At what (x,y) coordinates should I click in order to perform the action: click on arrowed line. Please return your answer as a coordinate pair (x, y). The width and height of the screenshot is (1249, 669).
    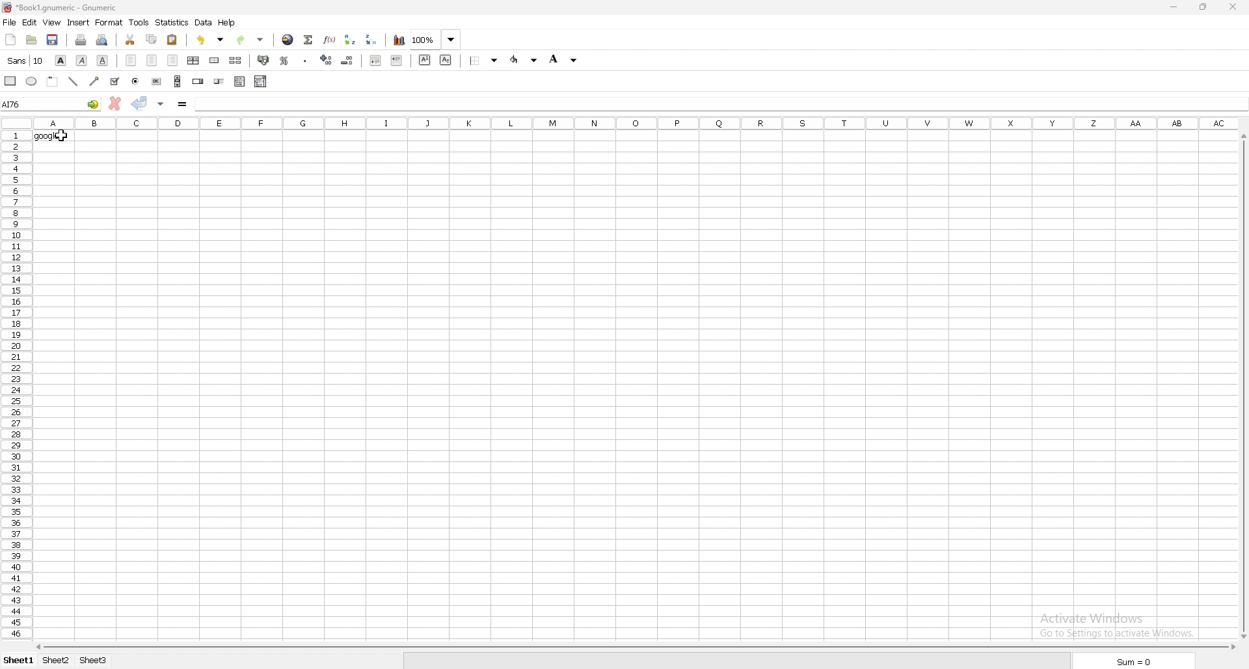
    Looking at the image, I should click on (95, 81).